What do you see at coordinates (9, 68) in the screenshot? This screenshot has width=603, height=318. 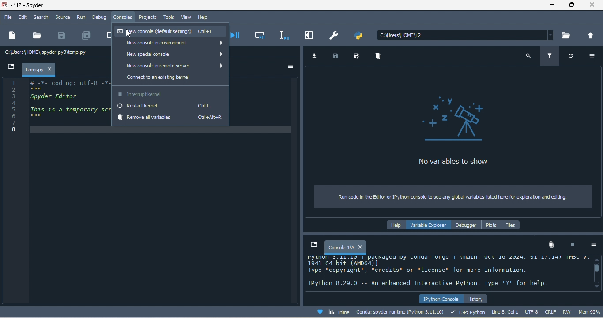 I see `browse tabs` at bounding box center [9, 68].